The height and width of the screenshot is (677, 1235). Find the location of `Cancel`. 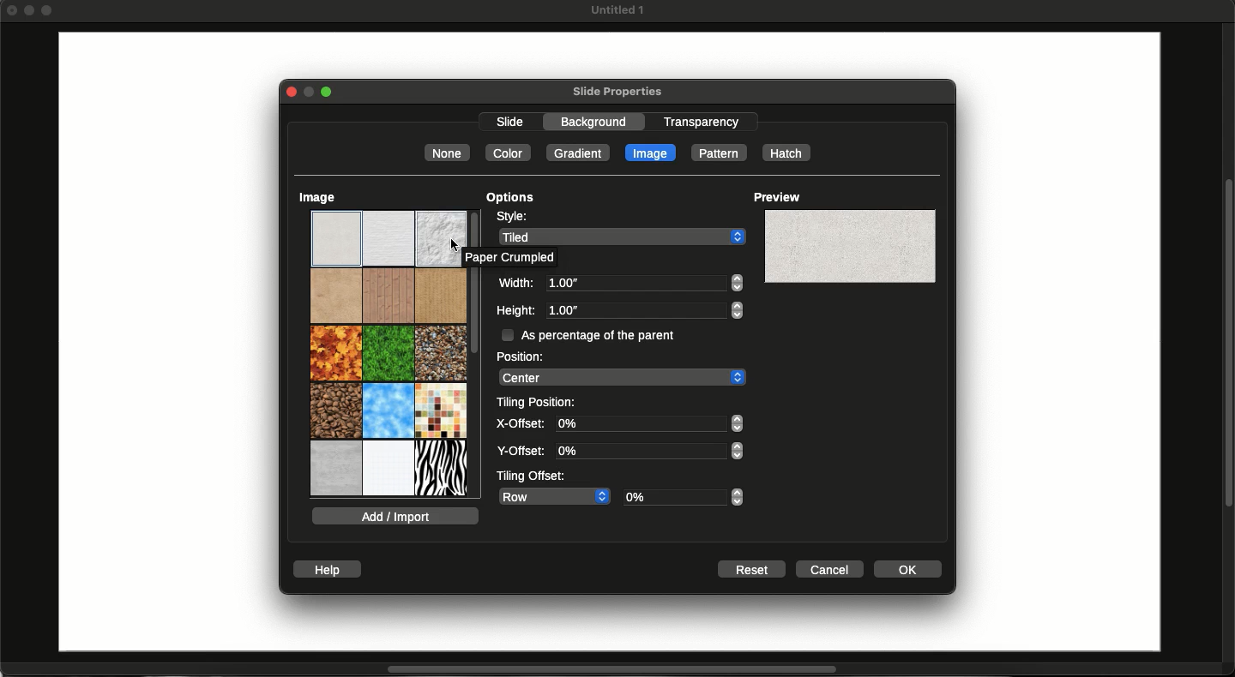

Cancel is located at coordinates (831, 569).